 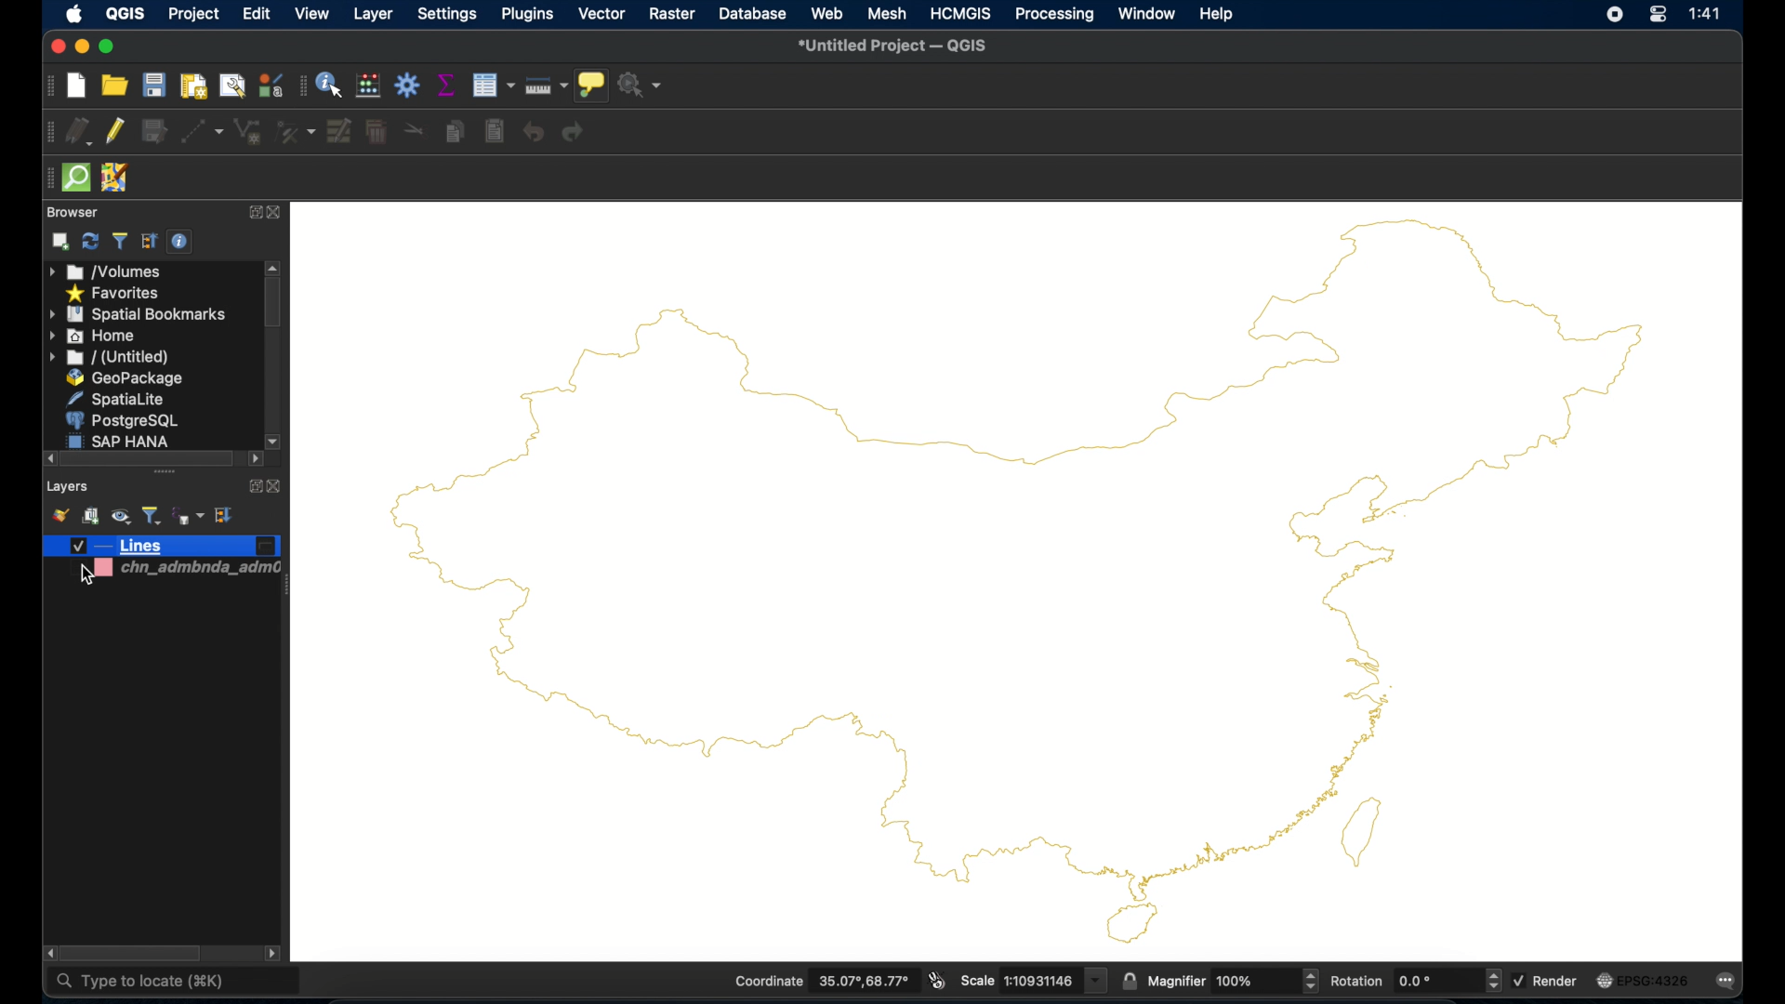 I want to click on drag handle, so click(x=45, y=177).